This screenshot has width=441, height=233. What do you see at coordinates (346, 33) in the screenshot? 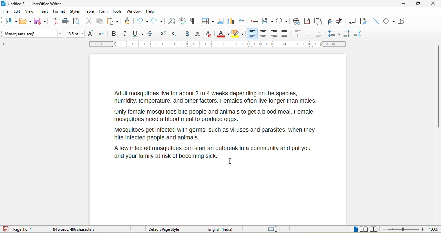
I see `increase paragraph spacing` at bounding box center [346, 33].